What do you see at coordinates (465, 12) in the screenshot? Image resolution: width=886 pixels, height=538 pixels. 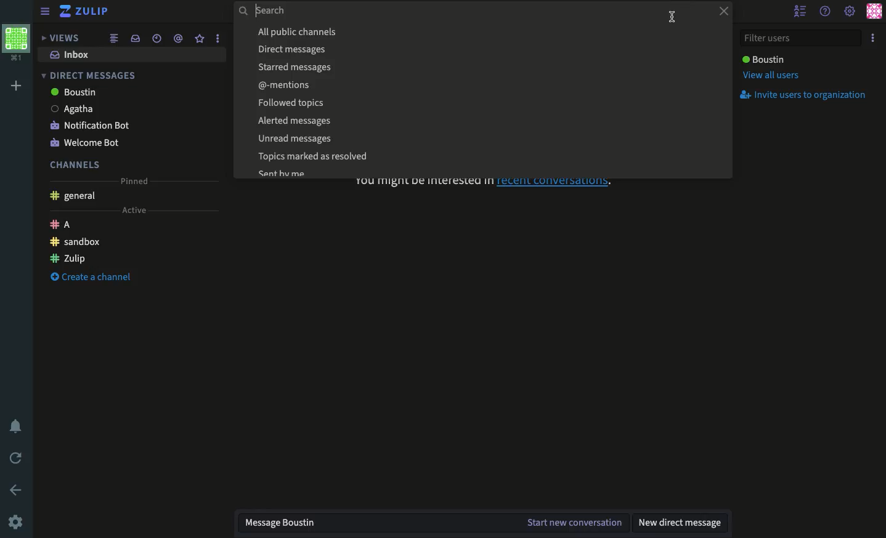 I see `Search` at bounding box center [465, 12].